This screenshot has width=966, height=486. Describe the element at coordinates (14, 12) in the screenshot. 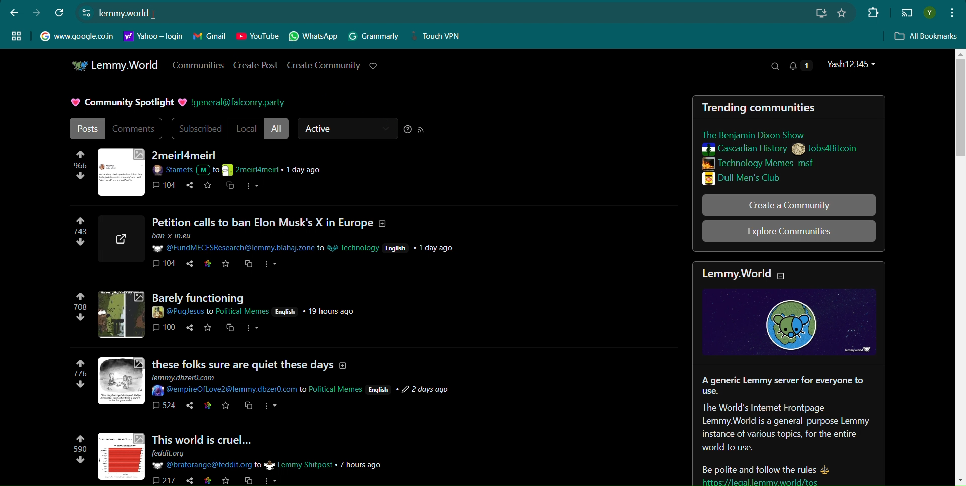

I see `back` at that location.